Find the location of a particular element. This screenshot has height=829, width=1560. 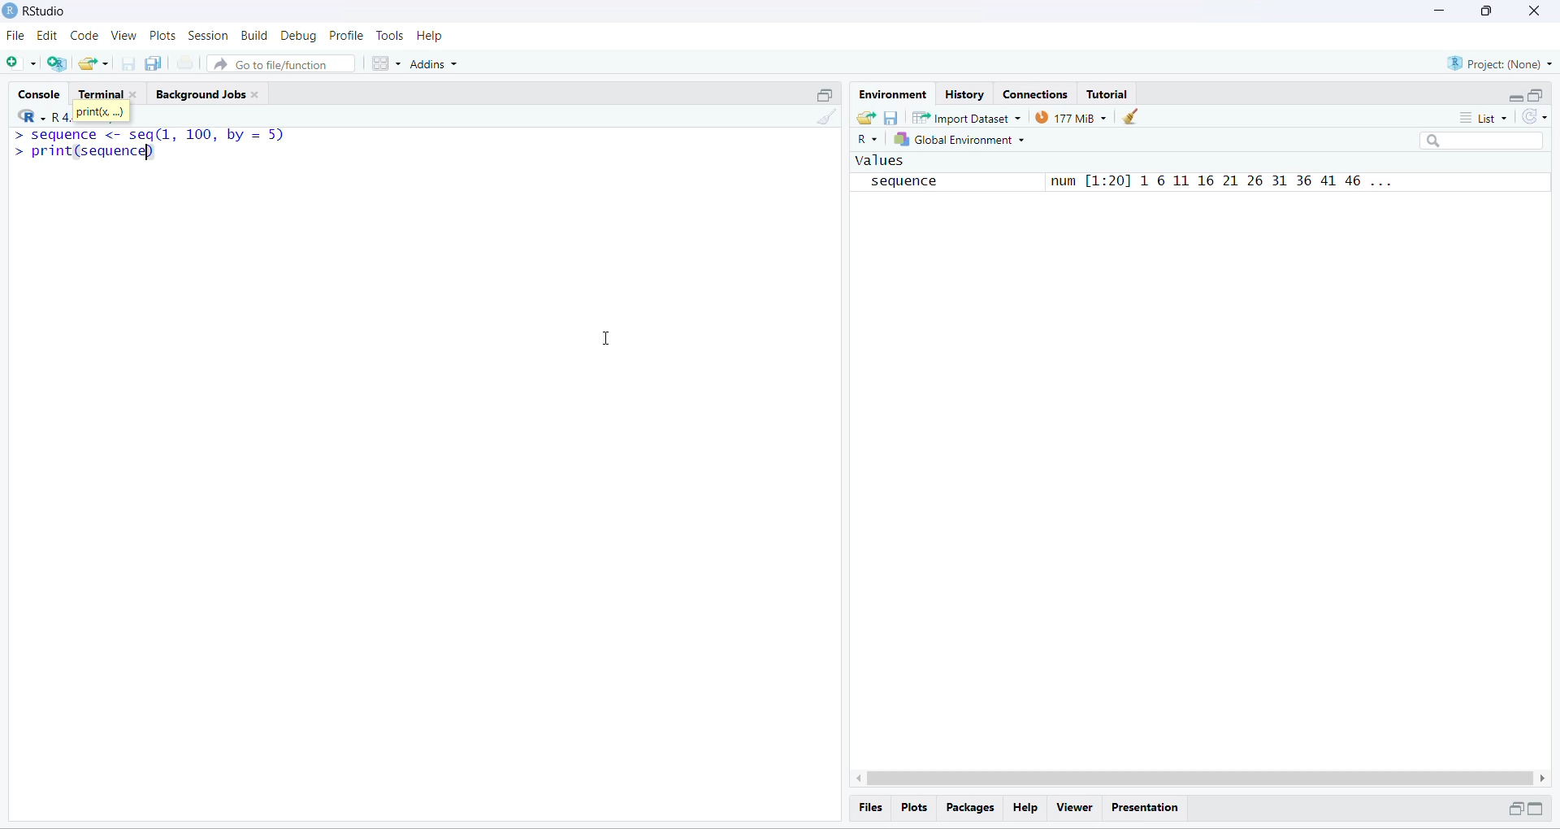

open in separate window is located at coordinates (1514, 808).